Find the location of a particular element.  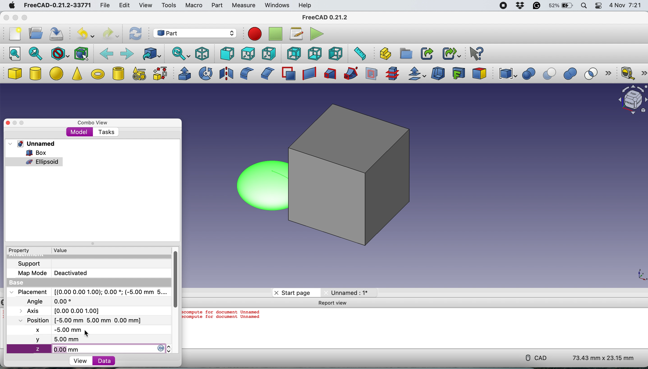

dropbox is located at coordinates (519, 6).